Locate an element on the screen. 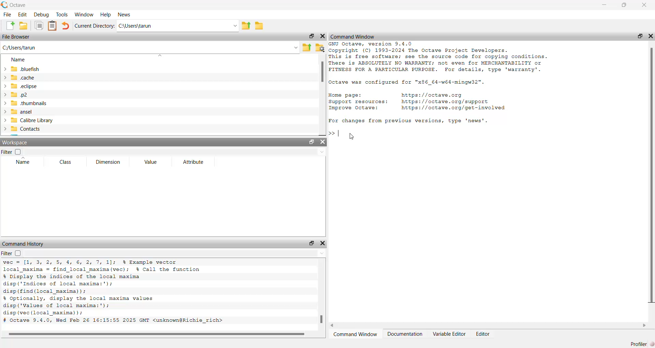 This screenshot has width=655, height=348. horizontal scroll bar is located at coordinates (488, 325).